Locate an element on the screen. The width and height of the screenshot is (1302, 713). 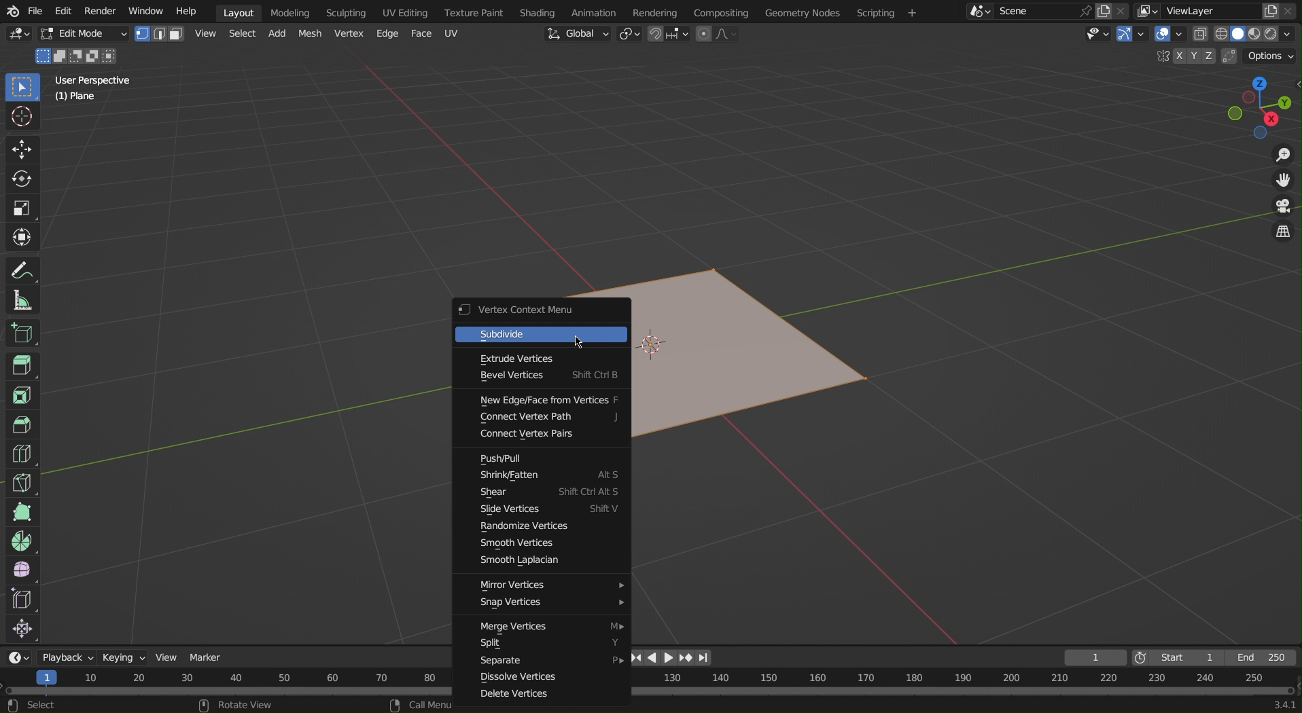
Transform Pivot Point is located at coordinates (629, 35).